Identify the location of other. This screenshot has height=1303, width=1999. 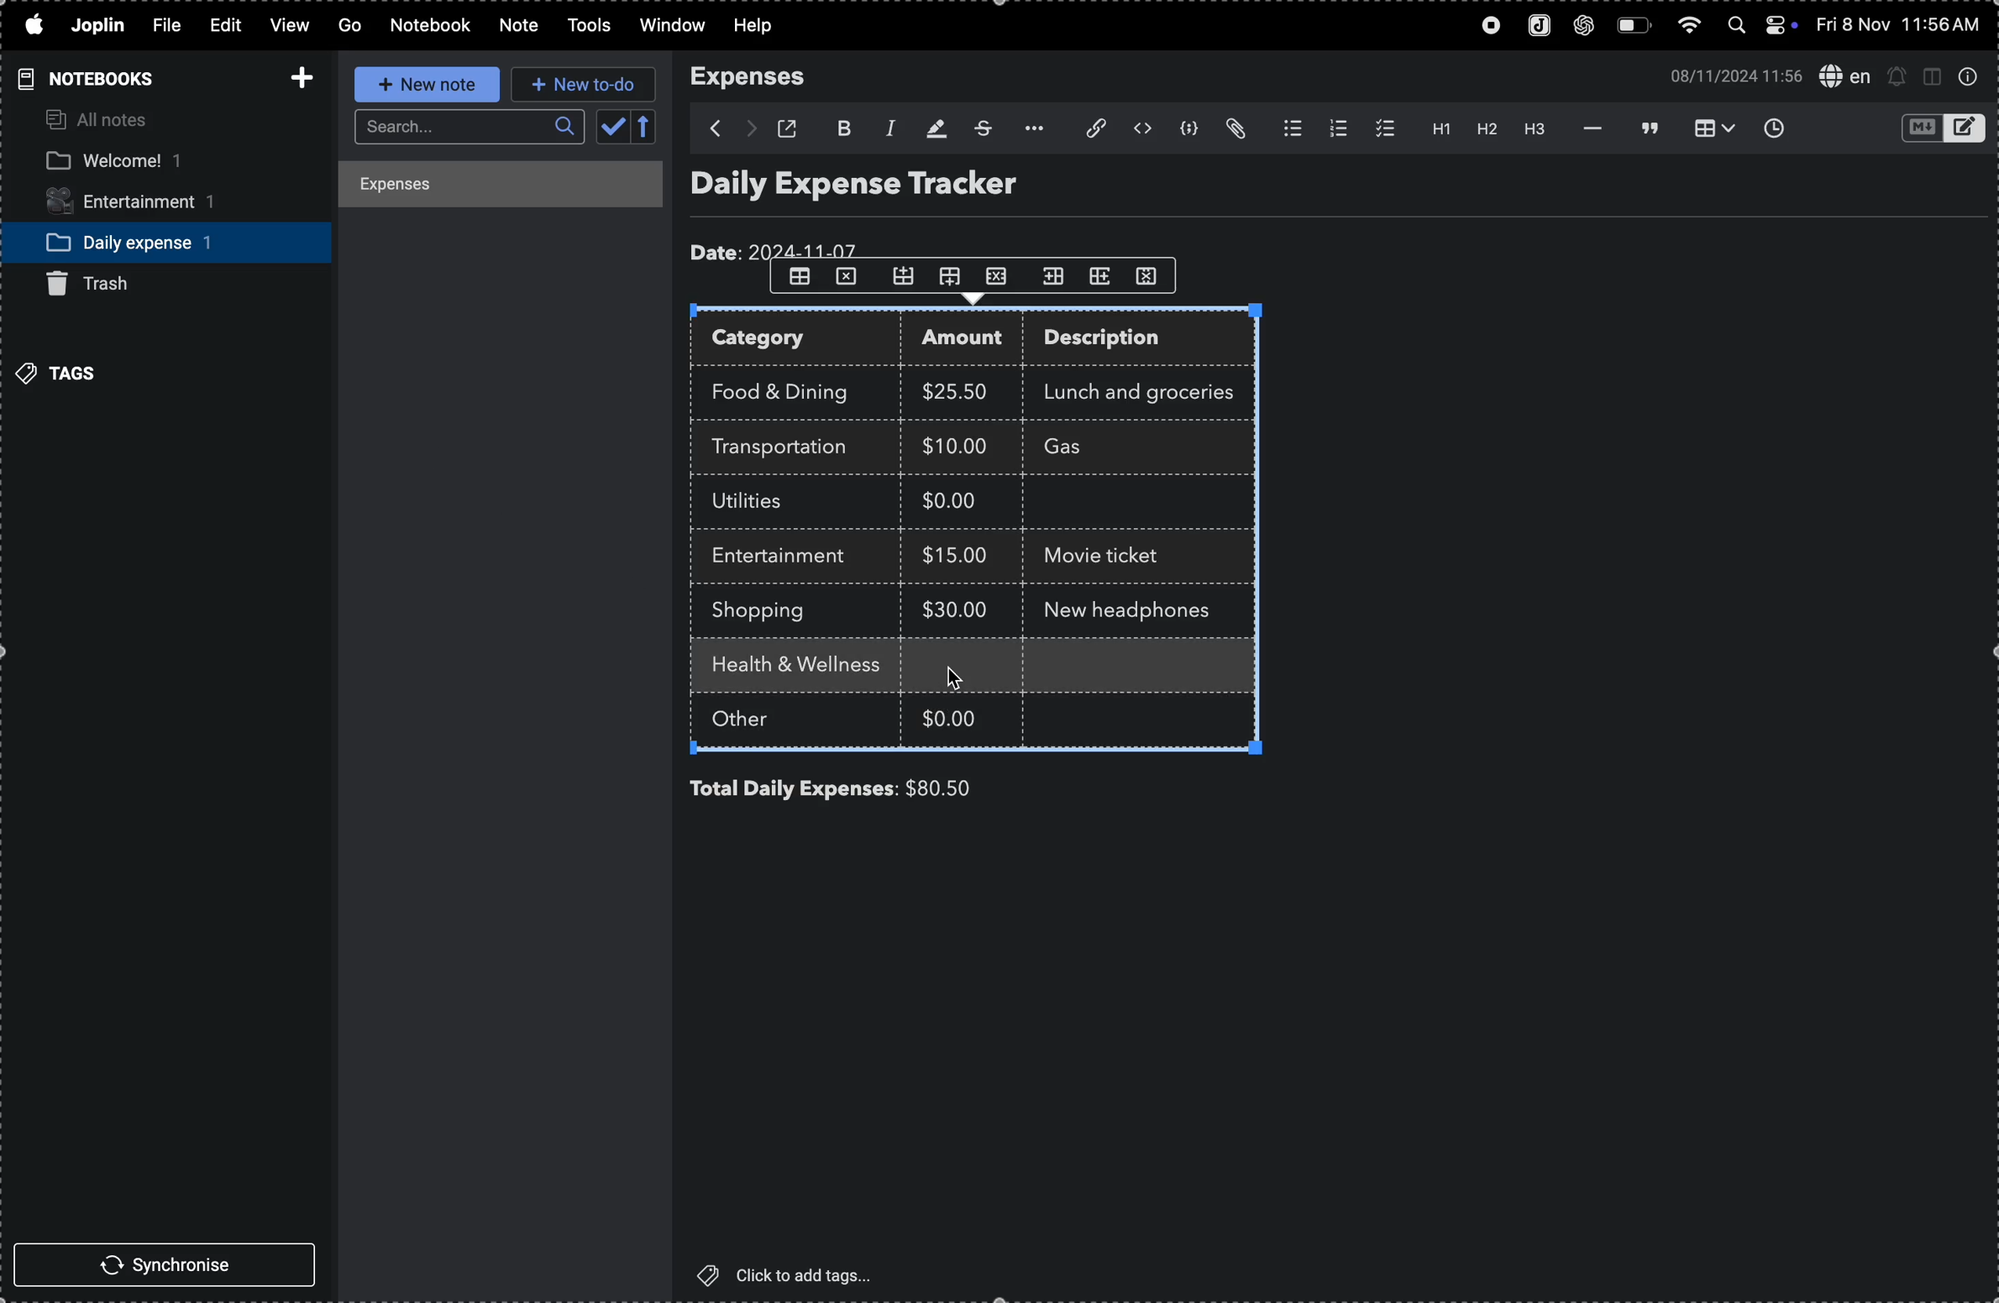
(761, 722).